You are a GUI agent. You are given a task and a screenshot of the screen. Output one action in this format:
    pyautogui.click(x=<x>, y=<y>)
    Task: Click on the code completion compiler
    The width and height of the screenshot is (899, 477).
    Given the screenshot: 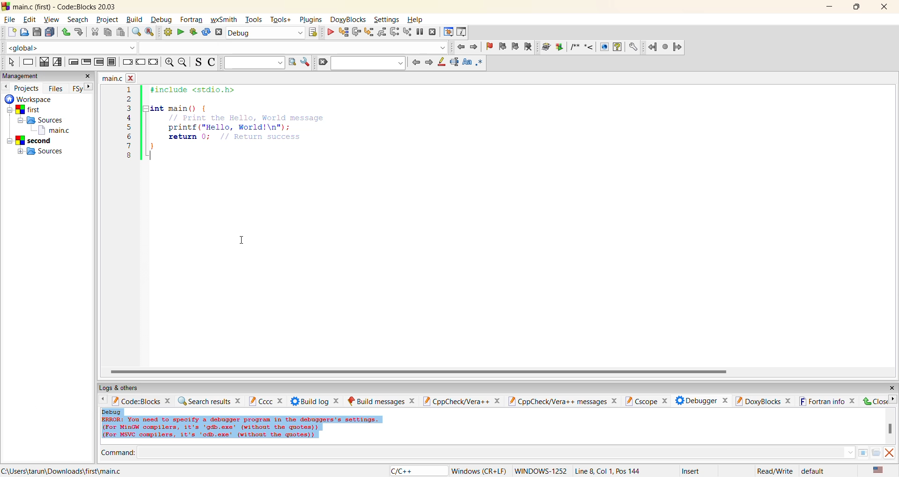 What is the action you would take?
    pyautogui.click(x=225, y=48)
    